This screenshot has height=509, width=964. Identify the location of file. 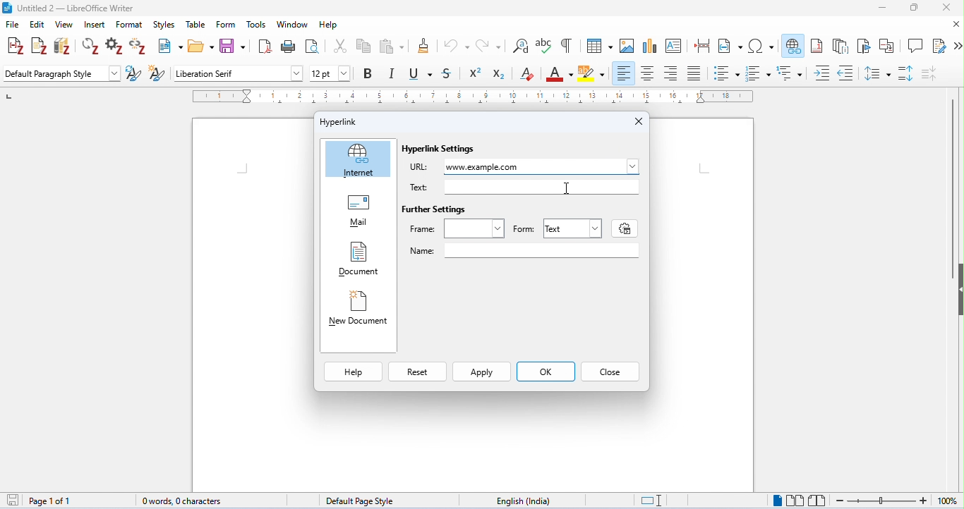
(13, 25).